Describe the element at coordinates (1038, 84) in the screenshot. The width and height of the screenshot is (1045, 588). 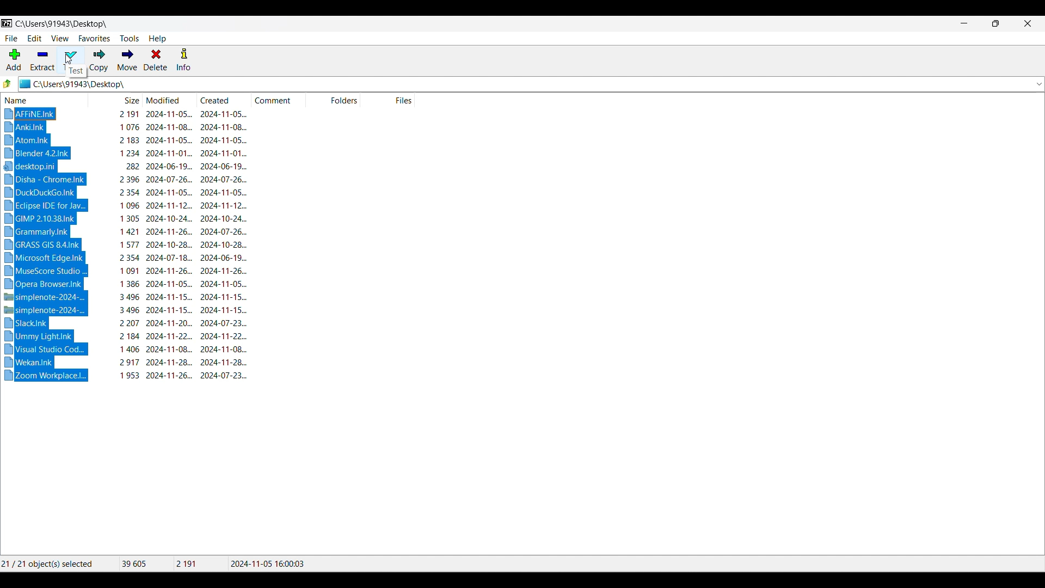
I see `List all previous folders` at that location.